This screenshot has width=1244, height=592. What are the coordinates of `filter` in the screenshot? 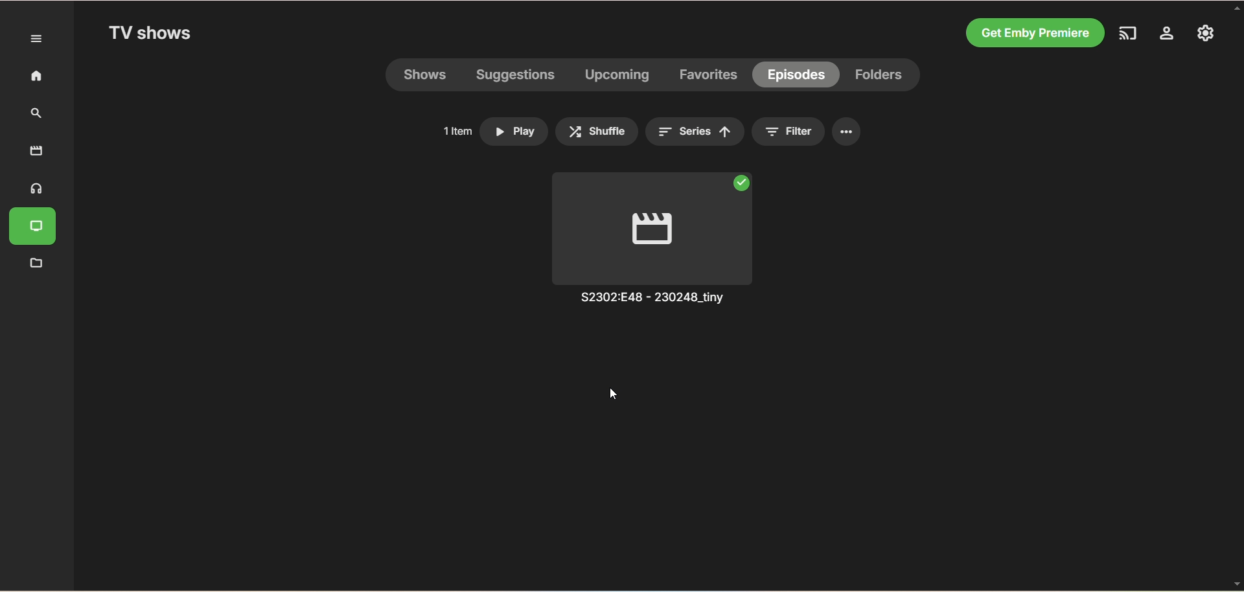 It's located at (803, 132).